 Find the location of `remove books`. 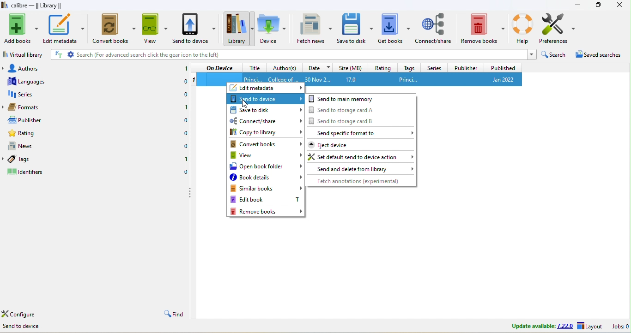

remove books is located at coordinates (267, 211).